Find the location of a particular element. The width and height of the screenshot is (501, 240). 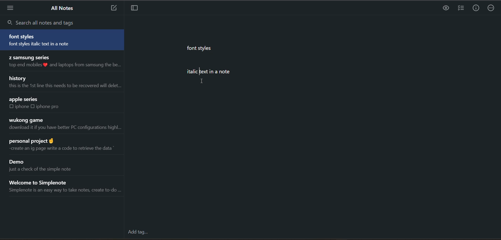

all notes is located at coordinates (64, 9).